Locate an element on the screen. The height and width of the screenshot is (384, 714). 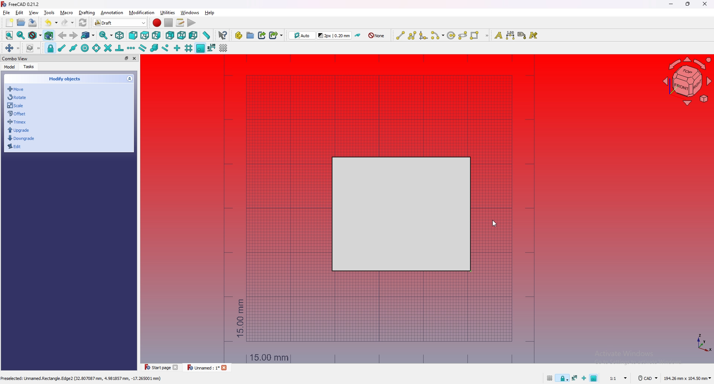
edit is located at coordinates (20, 13).